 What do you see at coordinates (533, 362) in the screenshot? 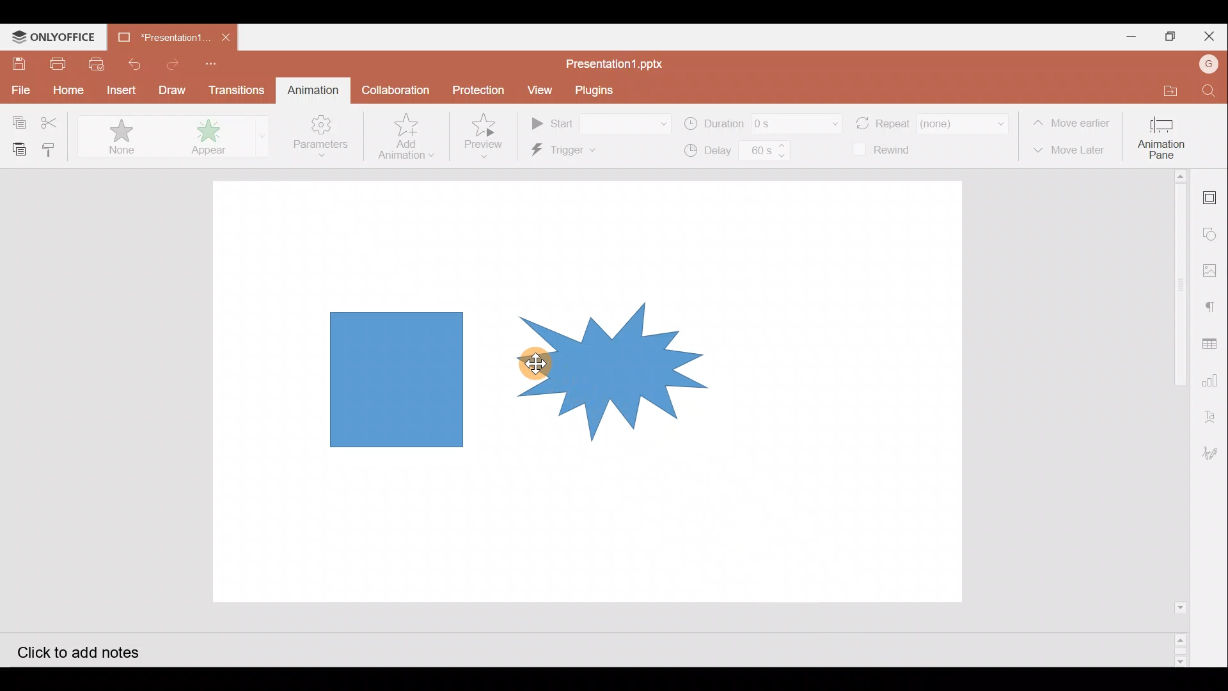
I see `Cursor on shape` at bounding box center [533, 362].